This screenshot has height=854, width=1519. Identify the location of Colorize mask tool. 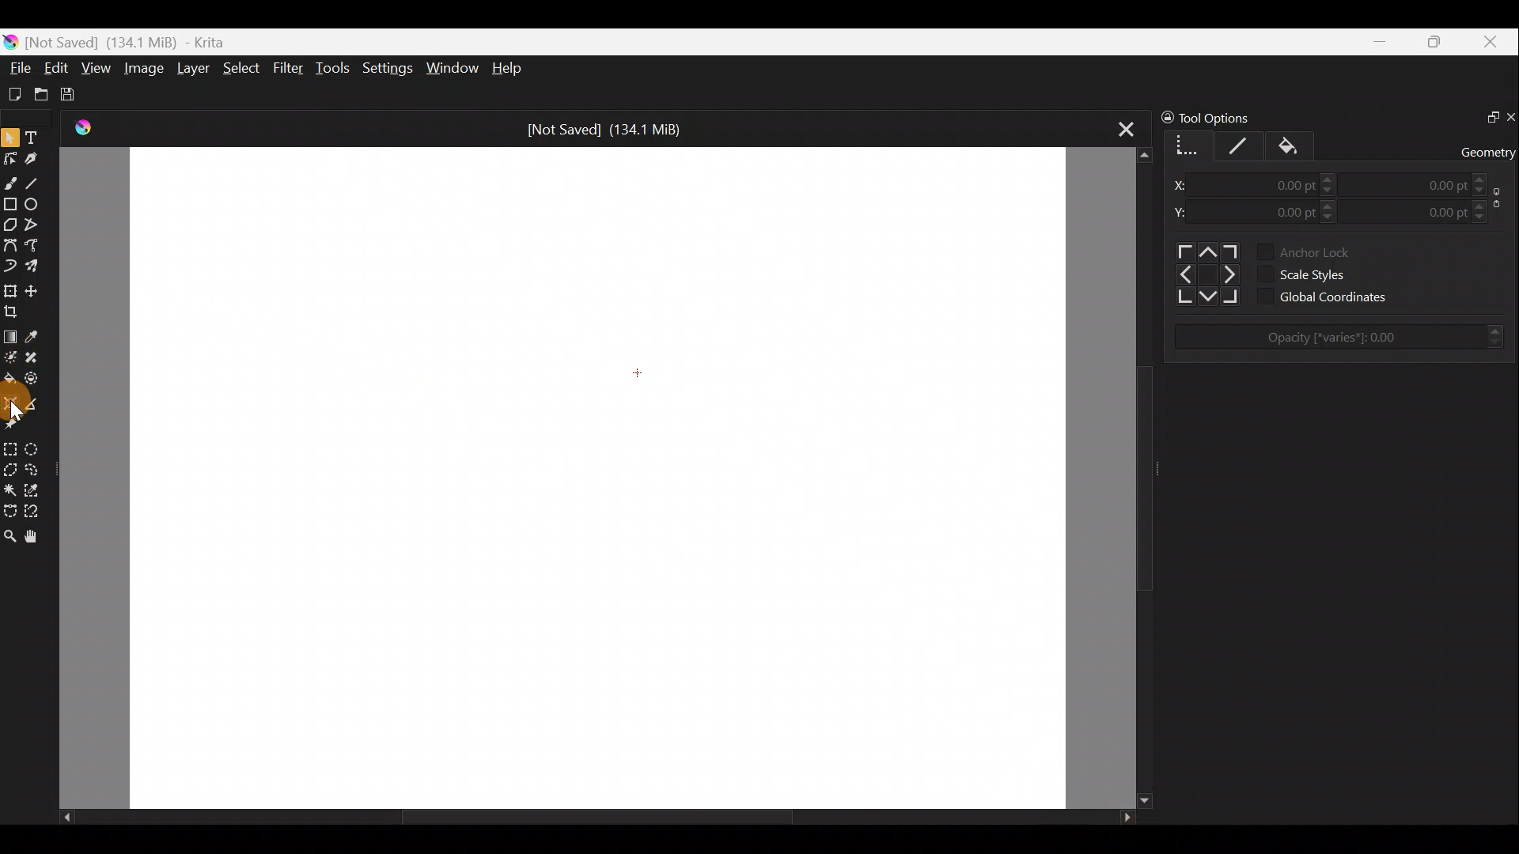
(10, 357).